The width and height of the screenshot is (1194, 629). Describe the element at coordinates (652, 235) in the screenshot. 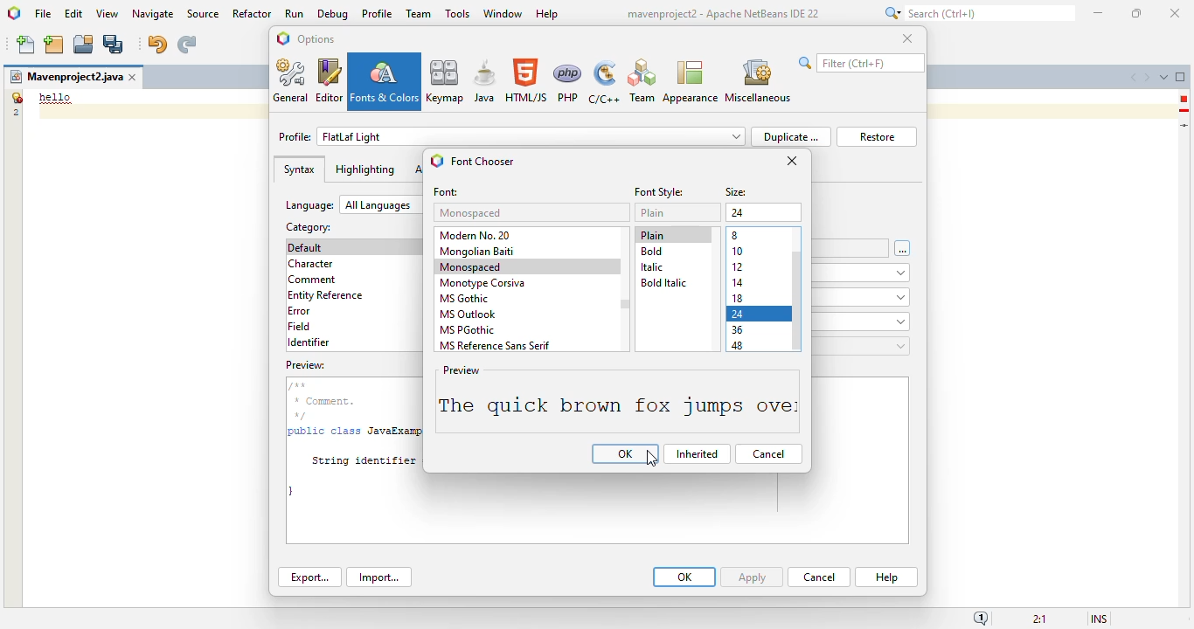

I see `plain` at that location.